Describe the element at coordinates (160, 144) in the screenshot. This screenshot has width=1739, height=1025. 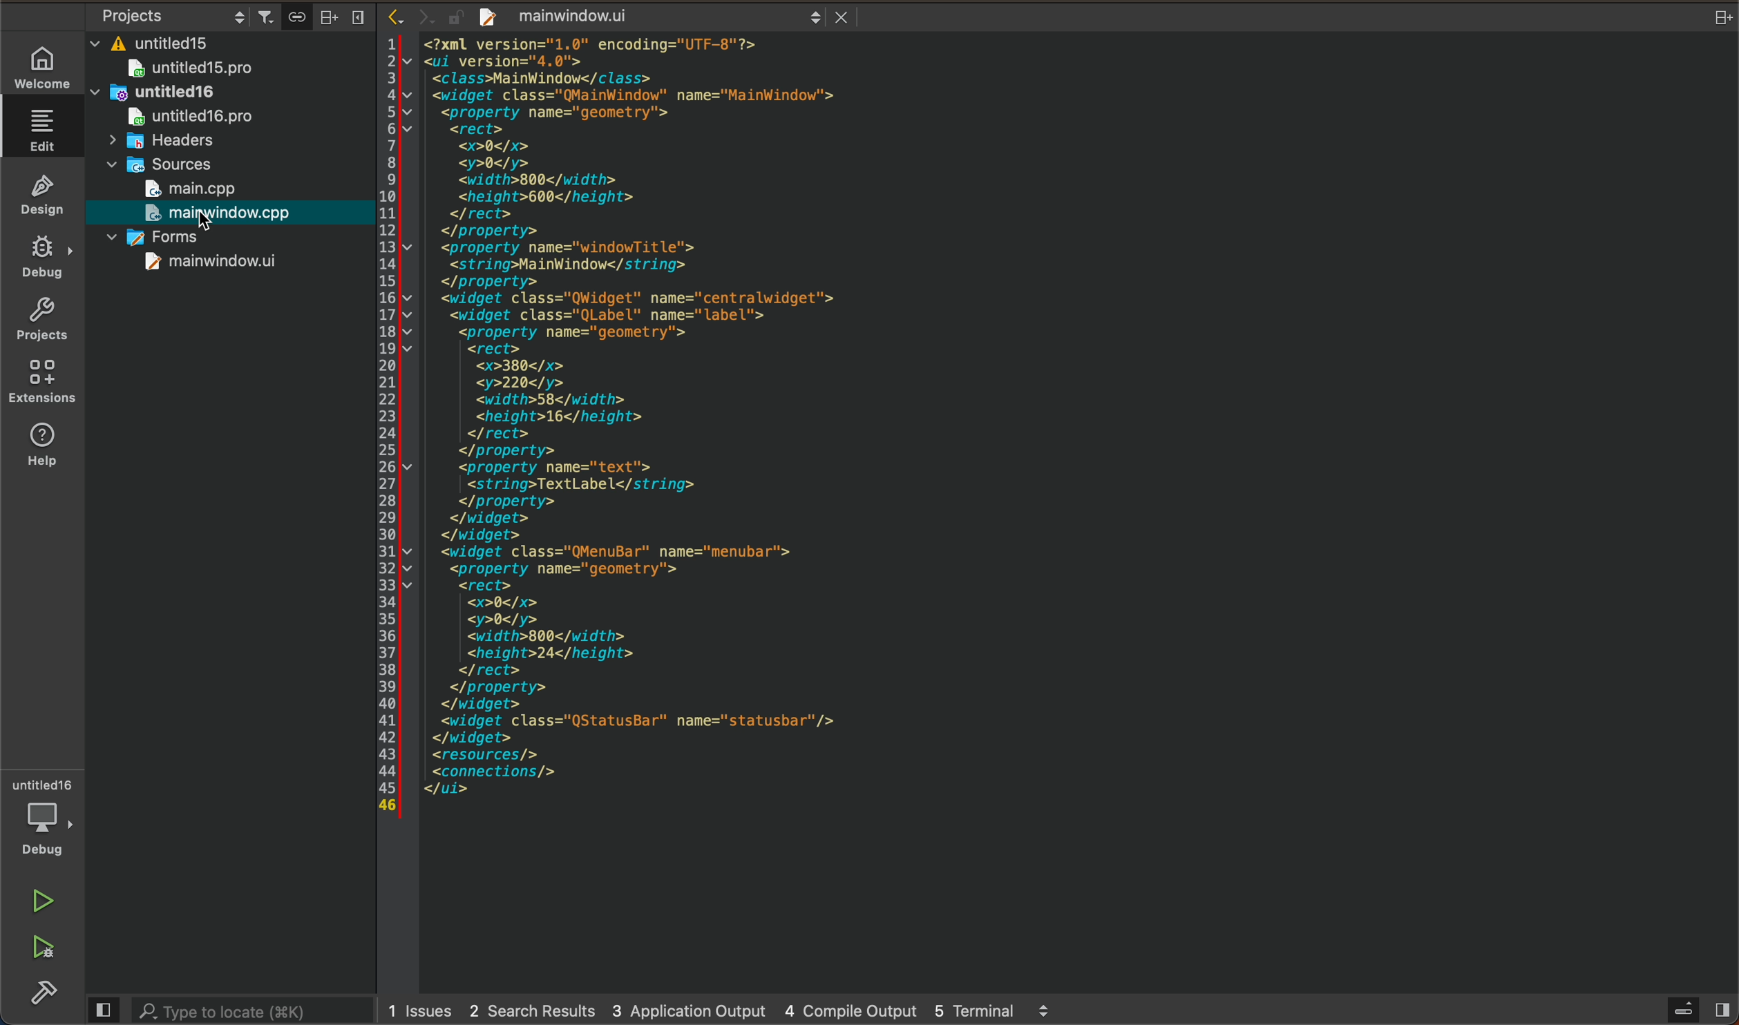
I see `headers` at that location.